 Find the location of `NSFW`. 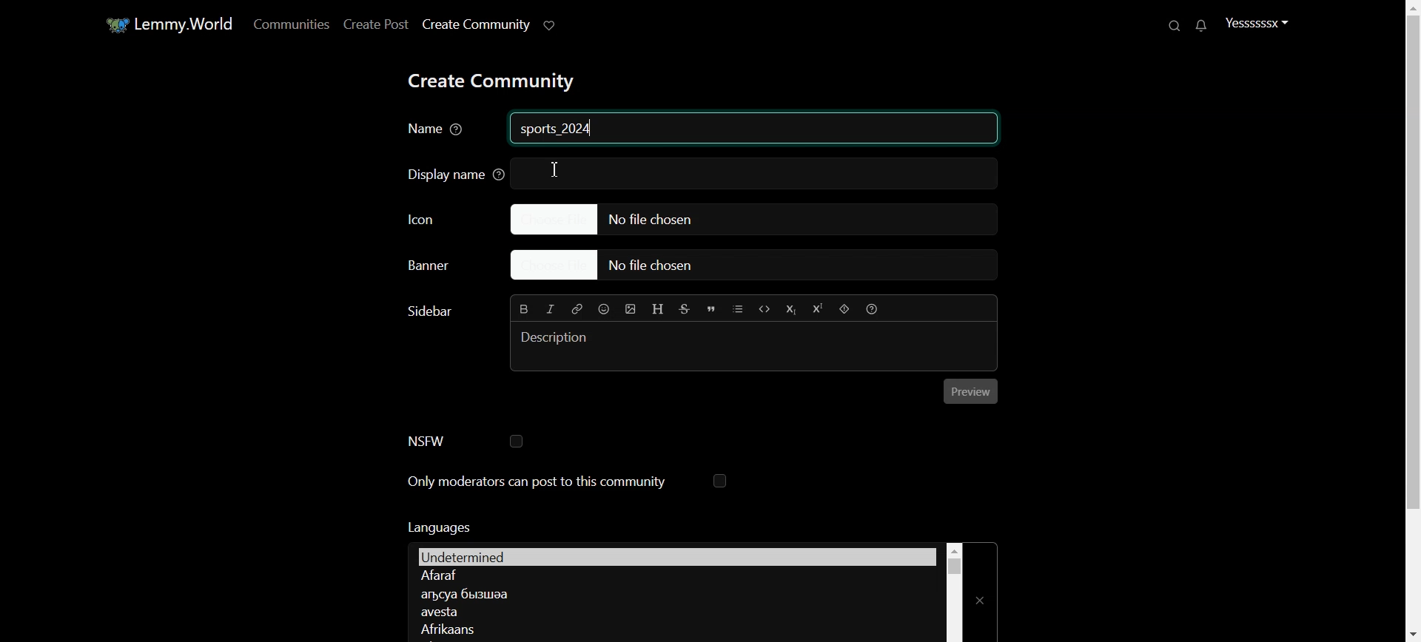

NSFW is located at coordinates (465, 441).